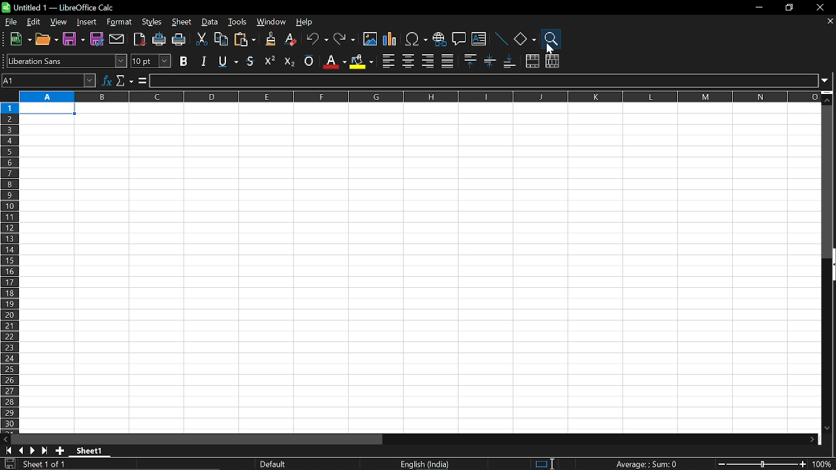  I want to click on add sheet, so click(59, 450).